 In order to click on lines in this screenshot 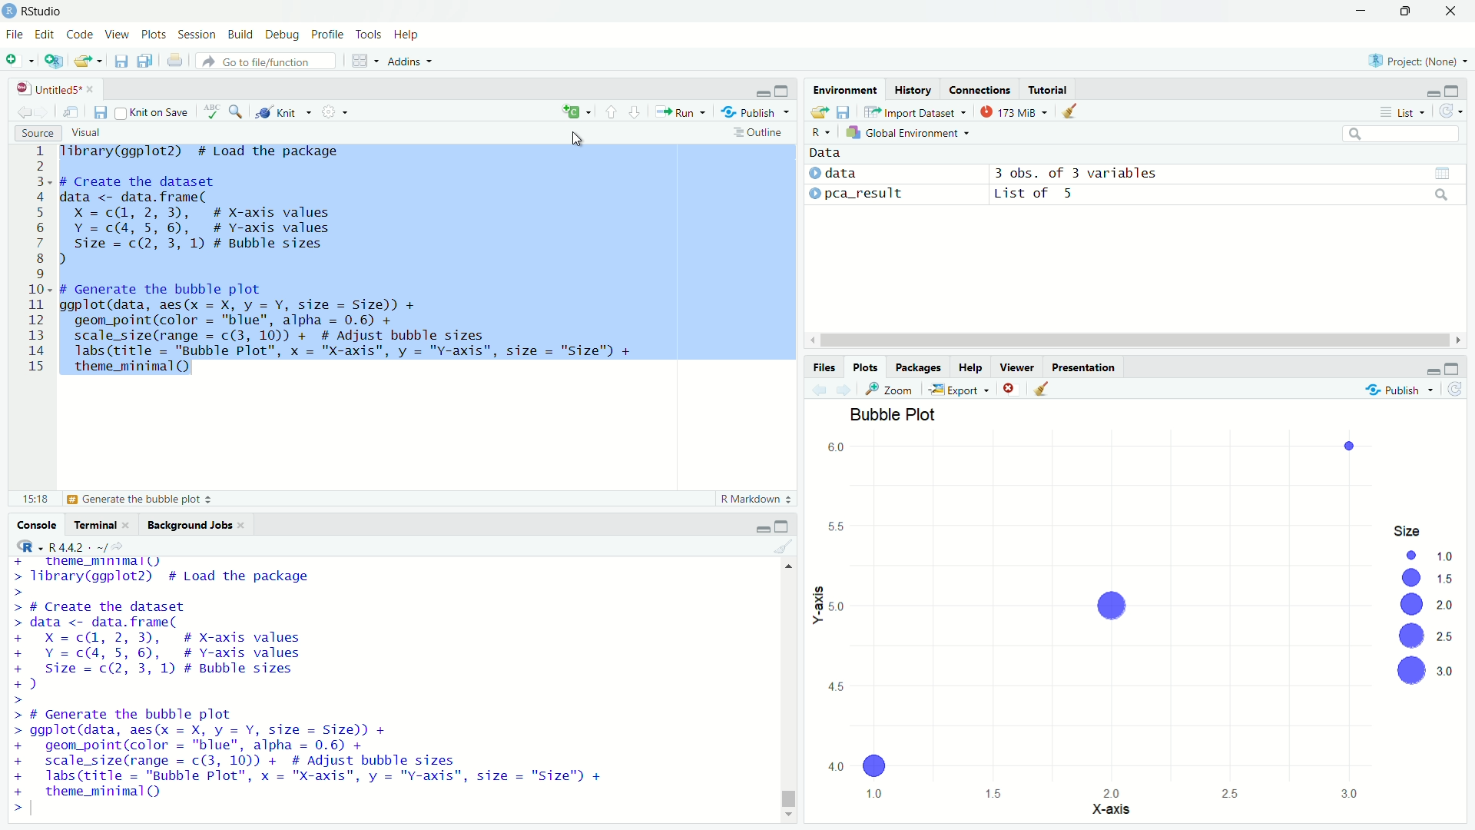, I will do `click(38, 264)`.